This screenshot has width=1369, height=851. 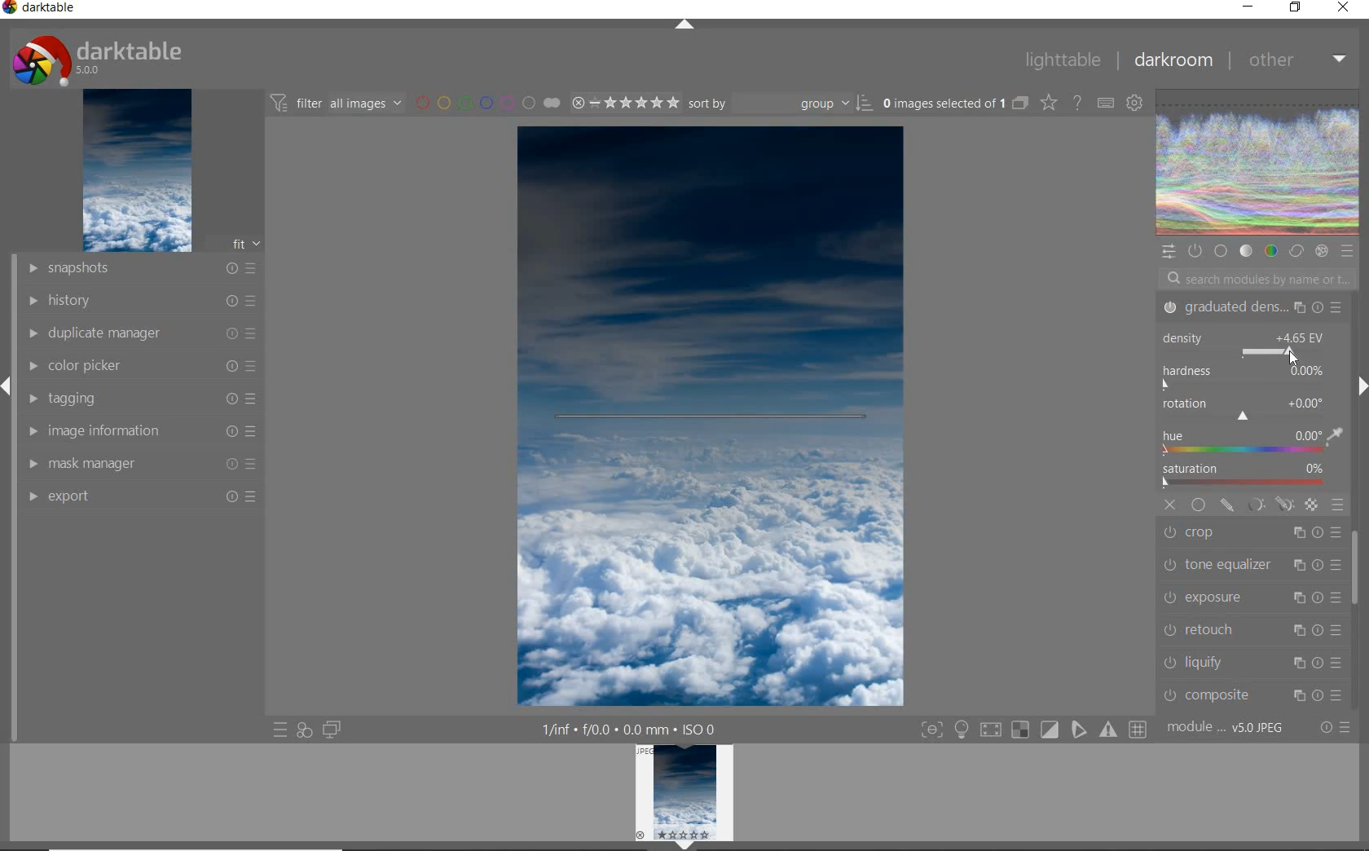 What do you see at coordinates (942, 102) in the screenshot?
I see `0 images selected of` at bounding box center [942, 102].